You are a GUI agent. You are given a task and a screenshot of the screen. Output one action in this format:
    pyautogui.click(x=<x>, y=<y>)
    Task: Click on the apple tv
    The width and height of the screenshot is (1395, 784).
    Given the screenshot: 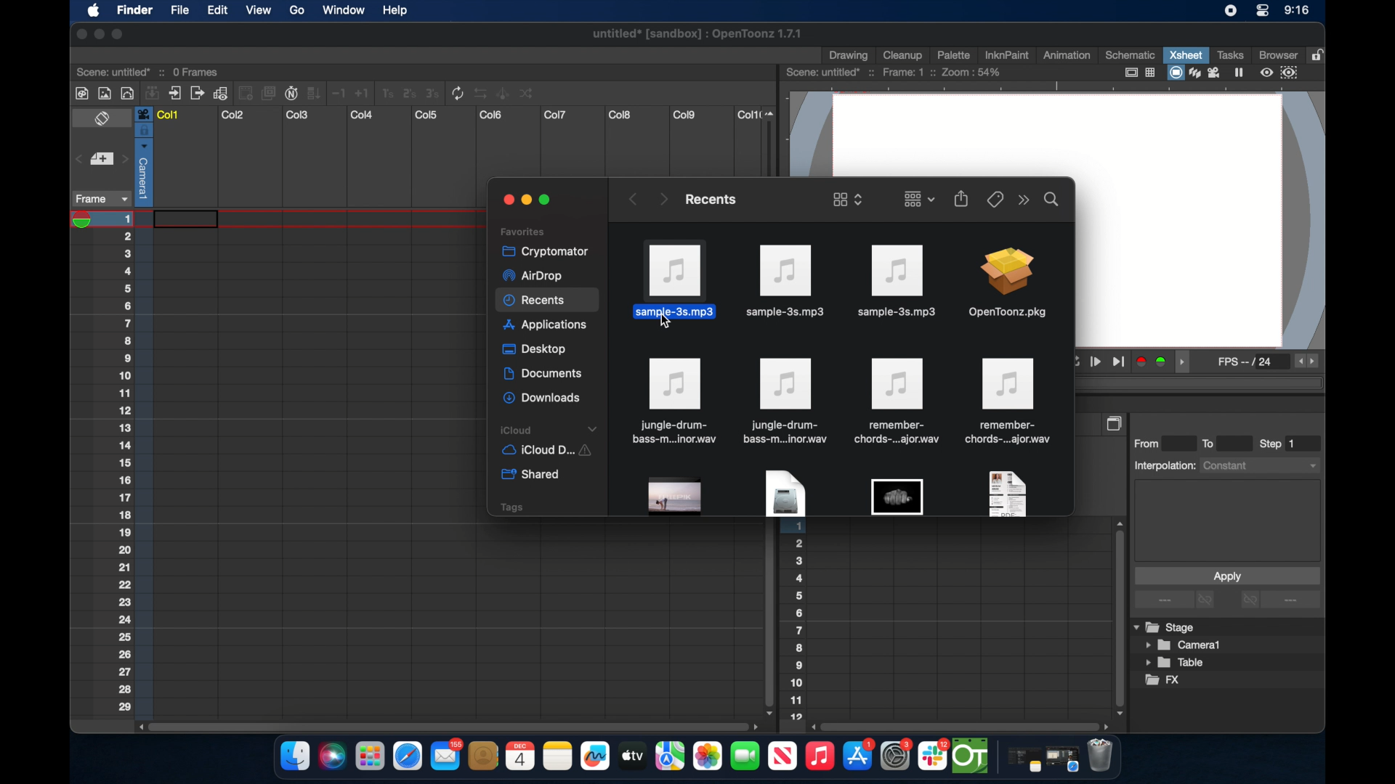 What is the action you would take?
    pyautogui.click(x=631, y=756)
    